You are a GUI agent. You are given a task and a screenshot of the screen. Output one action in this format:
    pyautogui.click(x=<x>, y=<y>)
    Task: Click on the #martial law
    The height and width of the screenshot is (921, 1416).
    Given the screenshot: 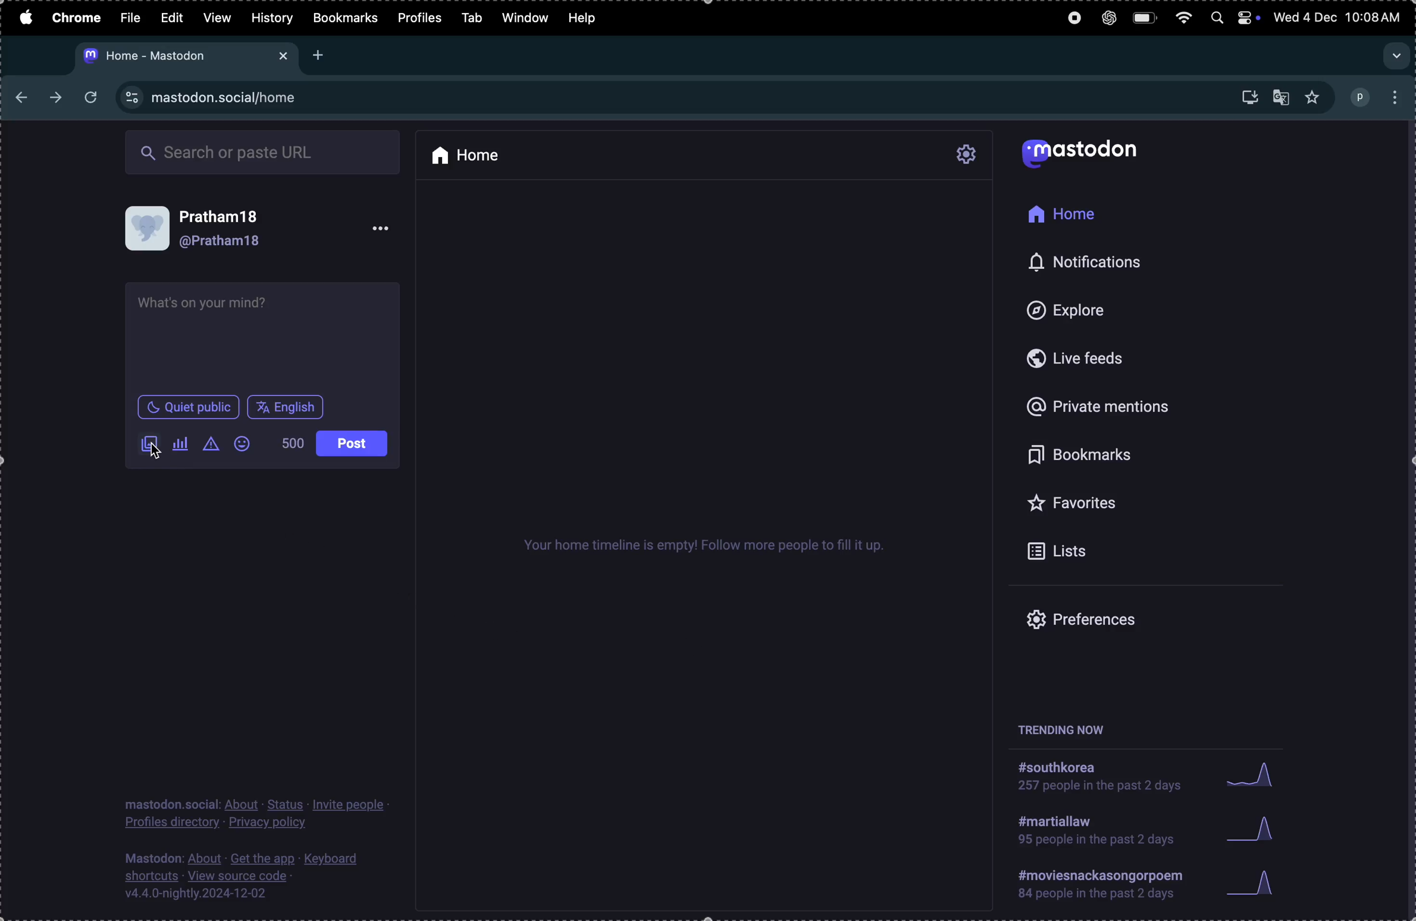 What is the action you would take?
    pyautogui.click(x=1090, y=835)
    